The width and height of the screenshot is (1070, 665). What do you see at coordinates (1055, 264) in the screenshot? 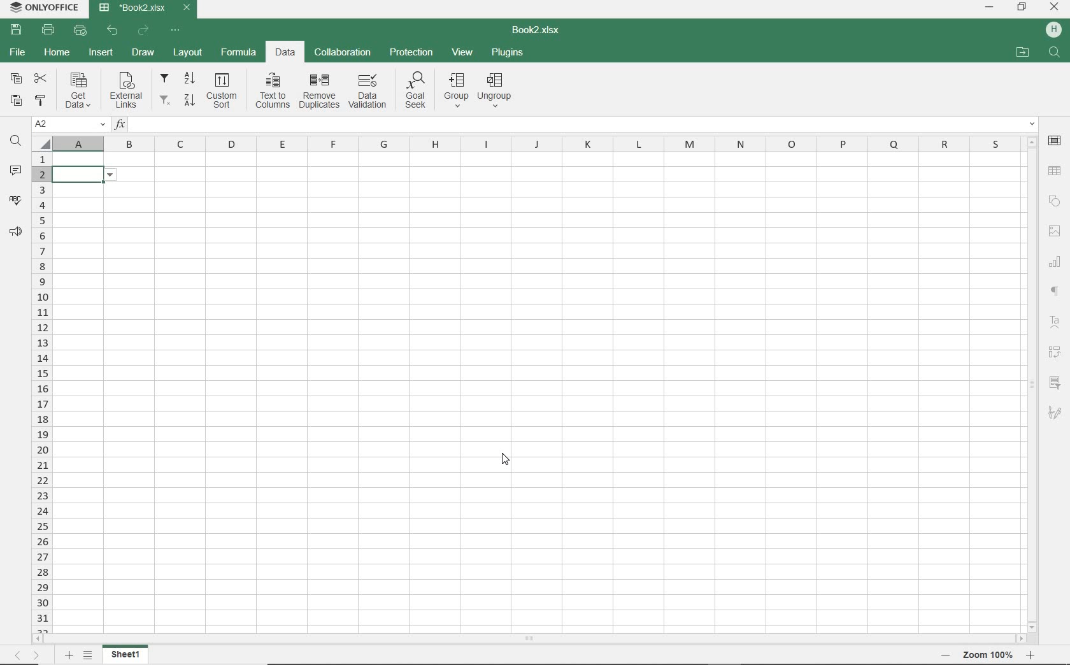
I see `CHART` at bounding box center [1055, 264].